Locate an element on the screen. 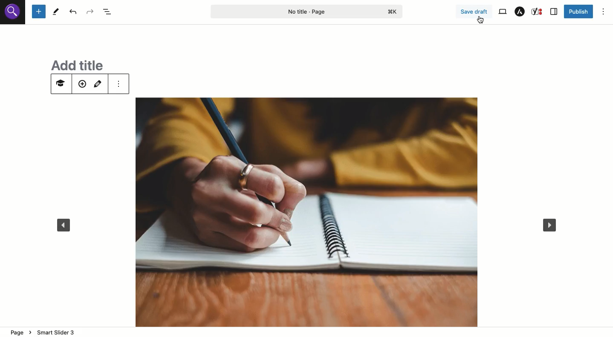 This screenshot has height=337, width=613. smart slider 3 is located at coordinates (55, 331).